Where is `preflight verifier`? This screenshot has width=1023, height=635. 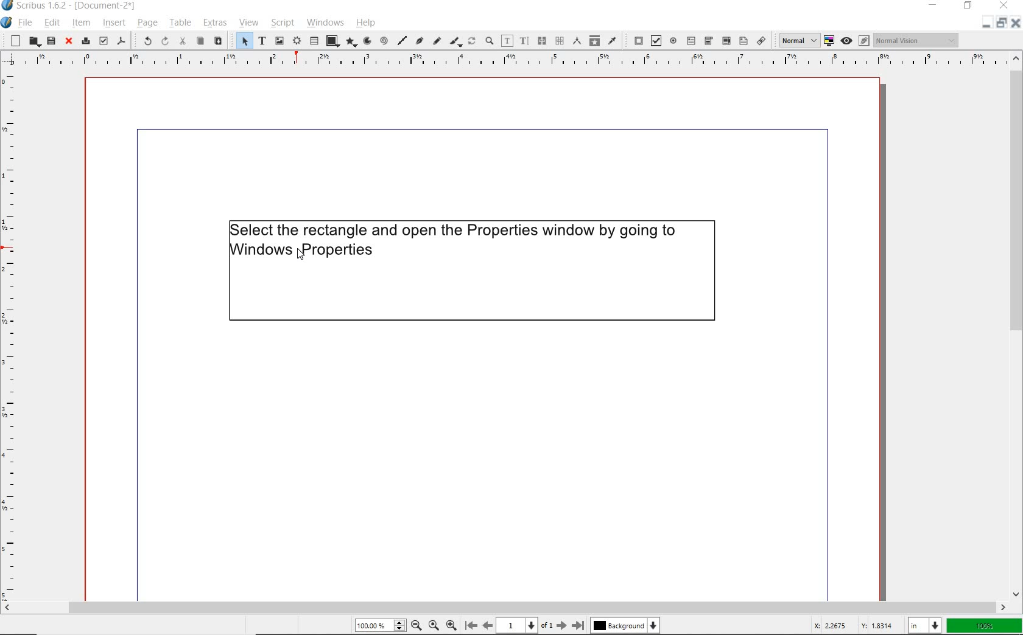
preflight verifier is located at coordinates (104, 41).